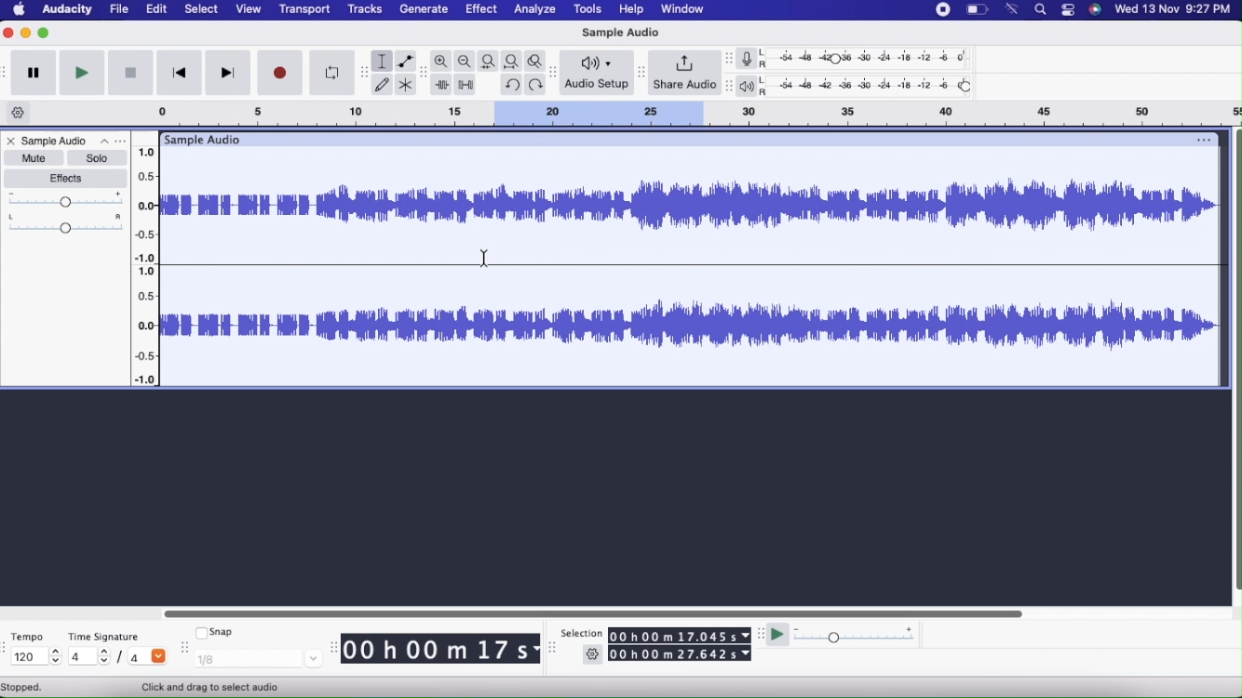 Image resolution: width=1242 pixels, height=698 pixels. What do you see at coordinates (365, 72) in the screenshot?
I see `move toolbar` at bounding box center [365, 72].